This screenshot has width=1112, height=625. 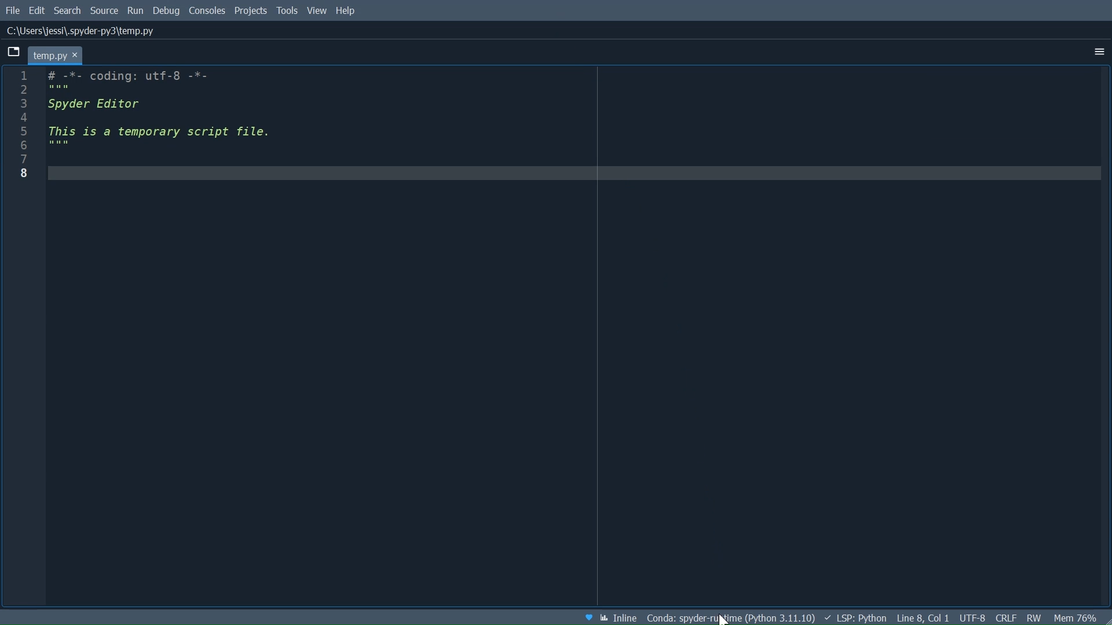 What do you see at coordinates (1034, 618) in the screenshot?
I see `File Permissions` at bounding box center [1034, 618].